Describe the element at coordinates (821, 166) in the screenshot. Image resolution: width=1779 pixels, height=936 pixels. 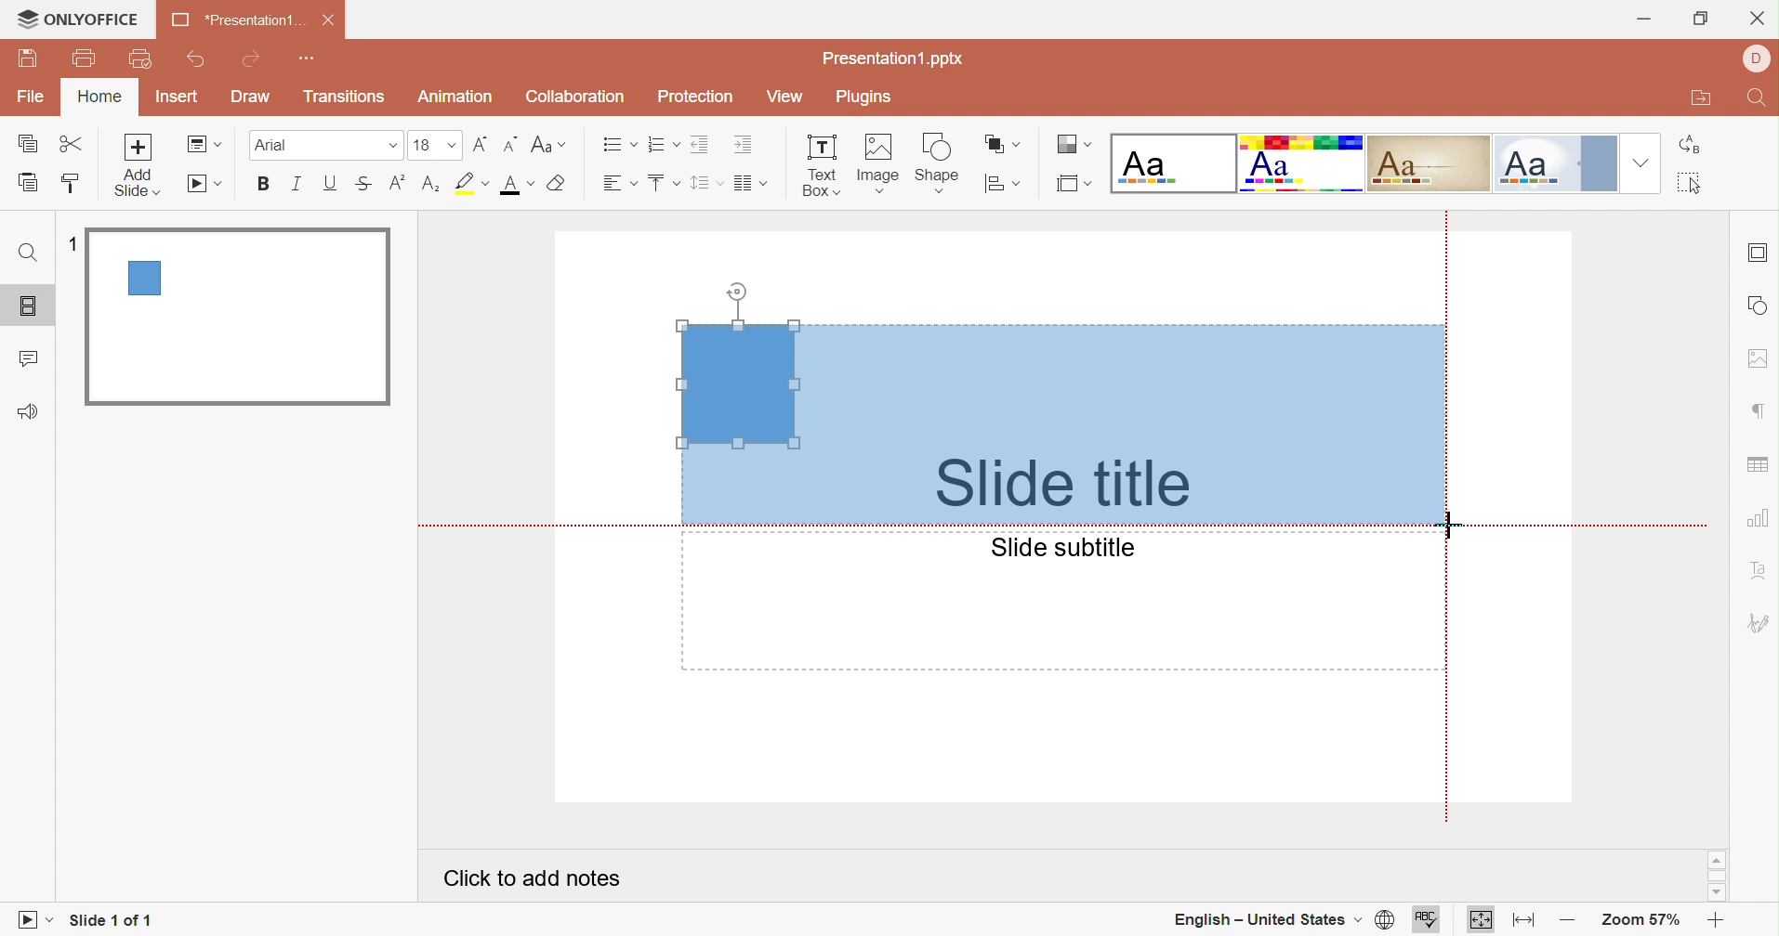
I see `Text box` at that location.